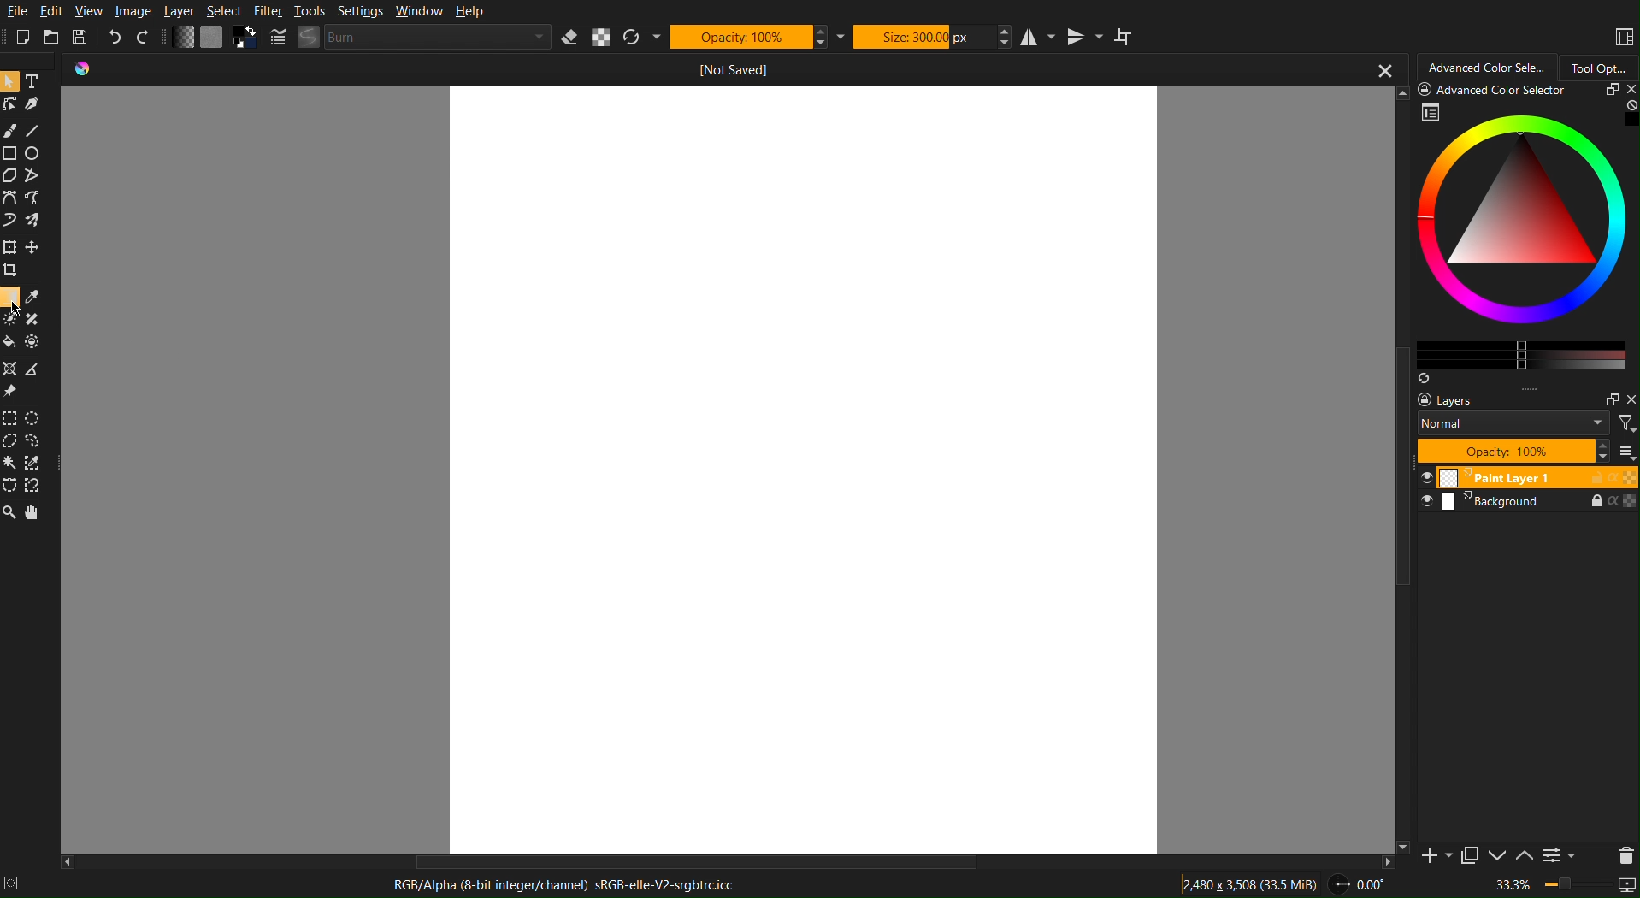  What do you see at coordinates (1567, 887) in the screenshot?
I see `Zoom` at bounding box center [1567, 887].